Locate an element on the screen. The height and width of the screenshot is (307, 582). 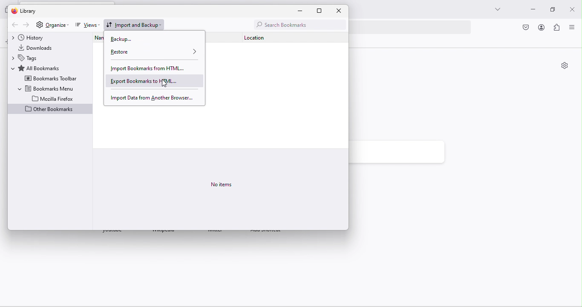
history is located at coordinates (34, 37).